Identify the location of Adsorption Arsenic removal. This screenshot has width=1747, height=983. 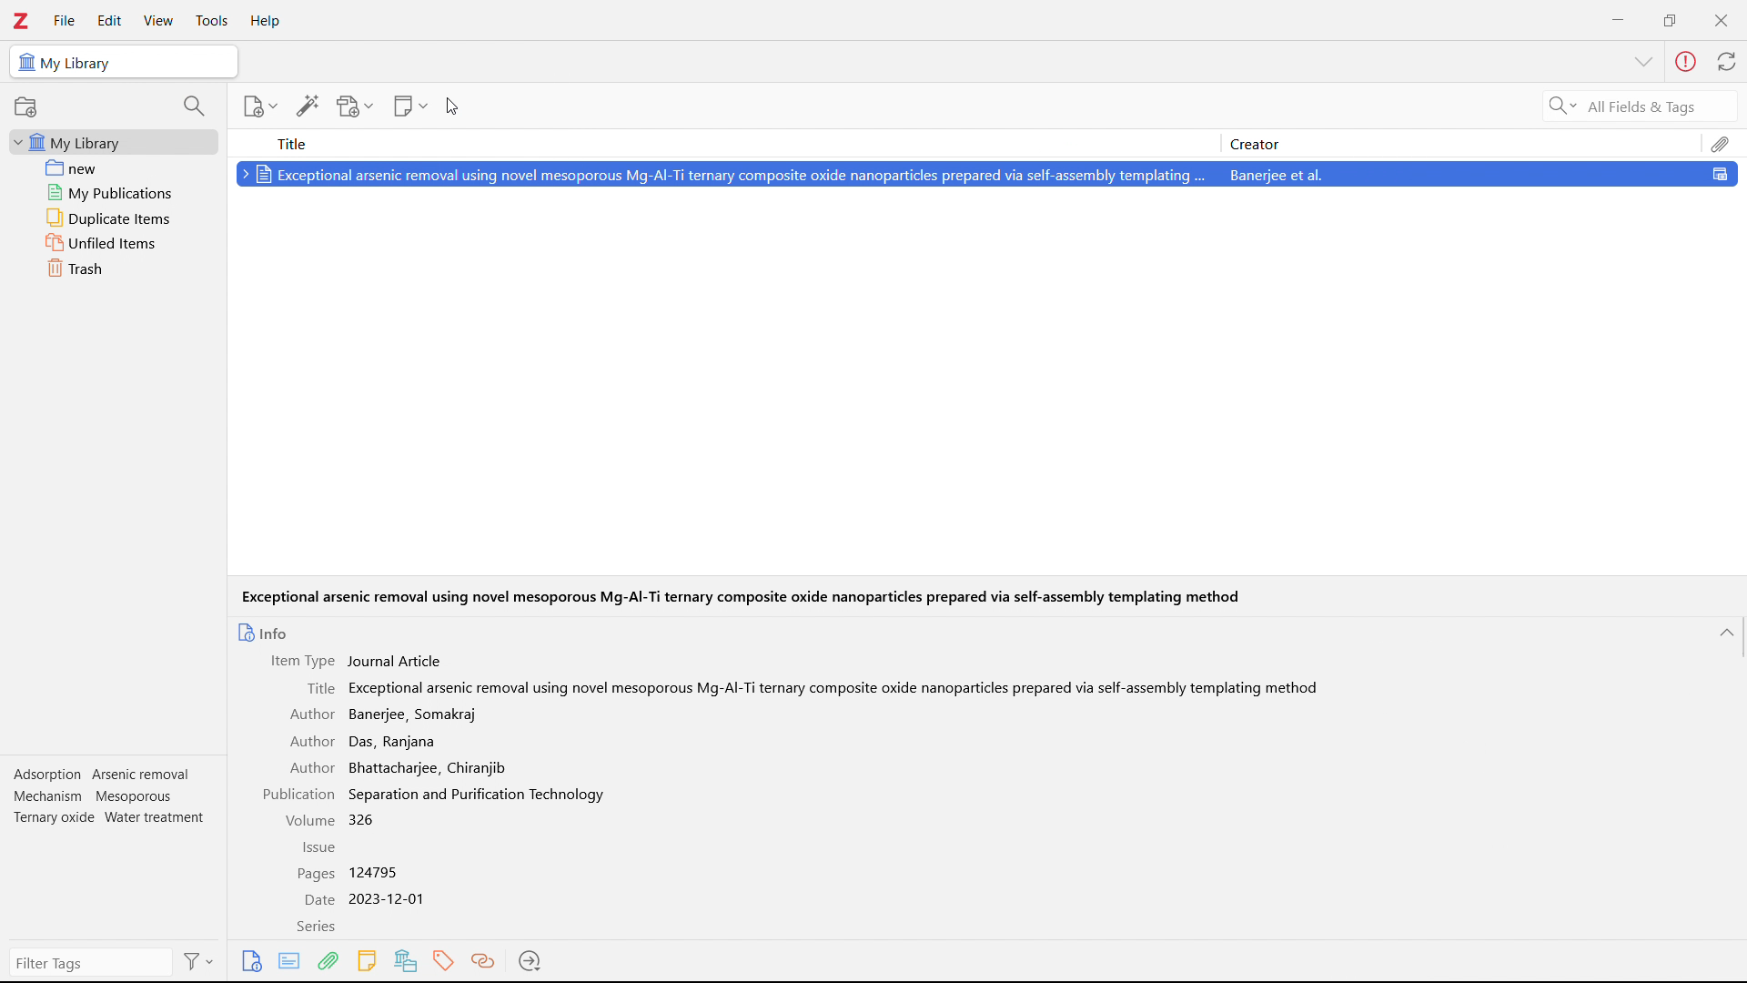
(105, 775).